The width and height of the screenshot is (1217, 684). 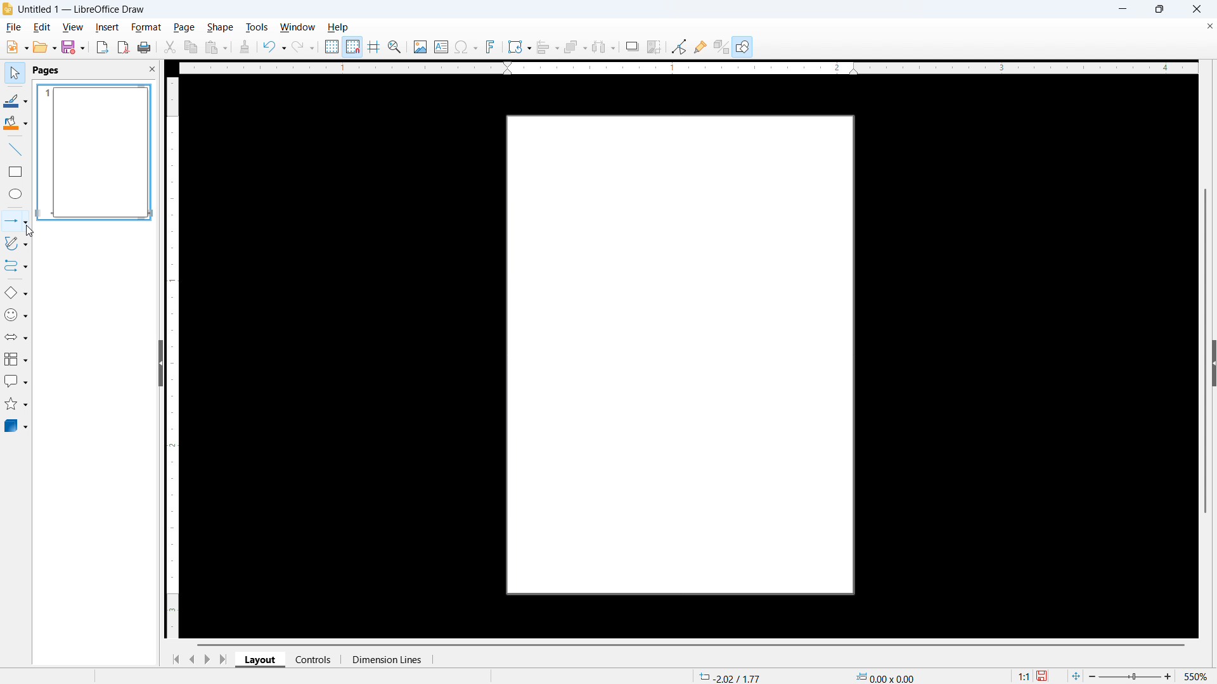 What do you see at coordinates (48, 70) in the screenshot?
I see `pages ` at bounding box center [48, 70].